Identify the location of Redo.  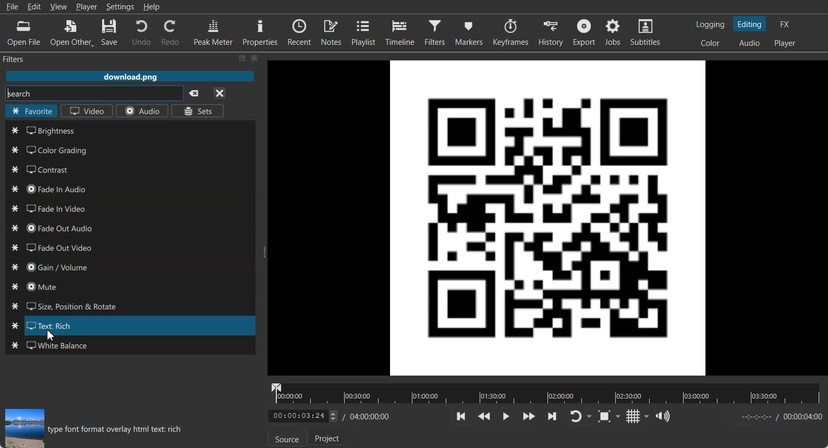
(171, 32).